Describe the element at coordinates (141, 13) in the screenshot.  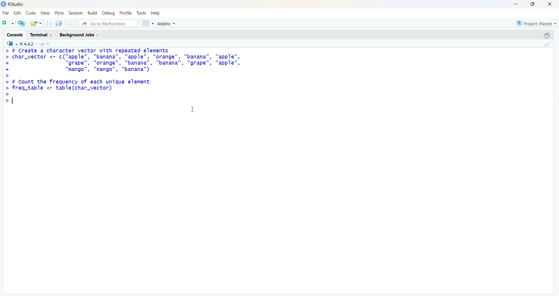
I see `Tools` at that location.